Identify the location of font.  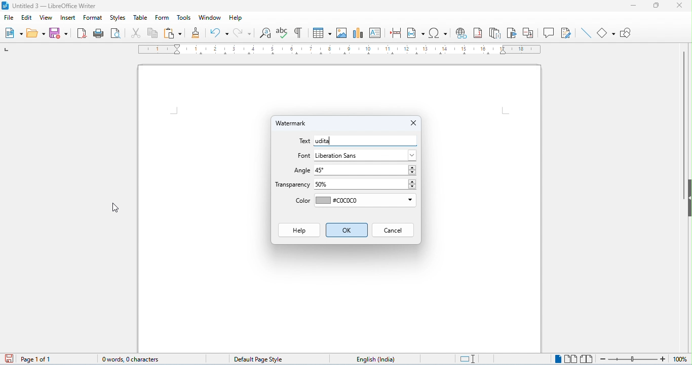
(303, 156).